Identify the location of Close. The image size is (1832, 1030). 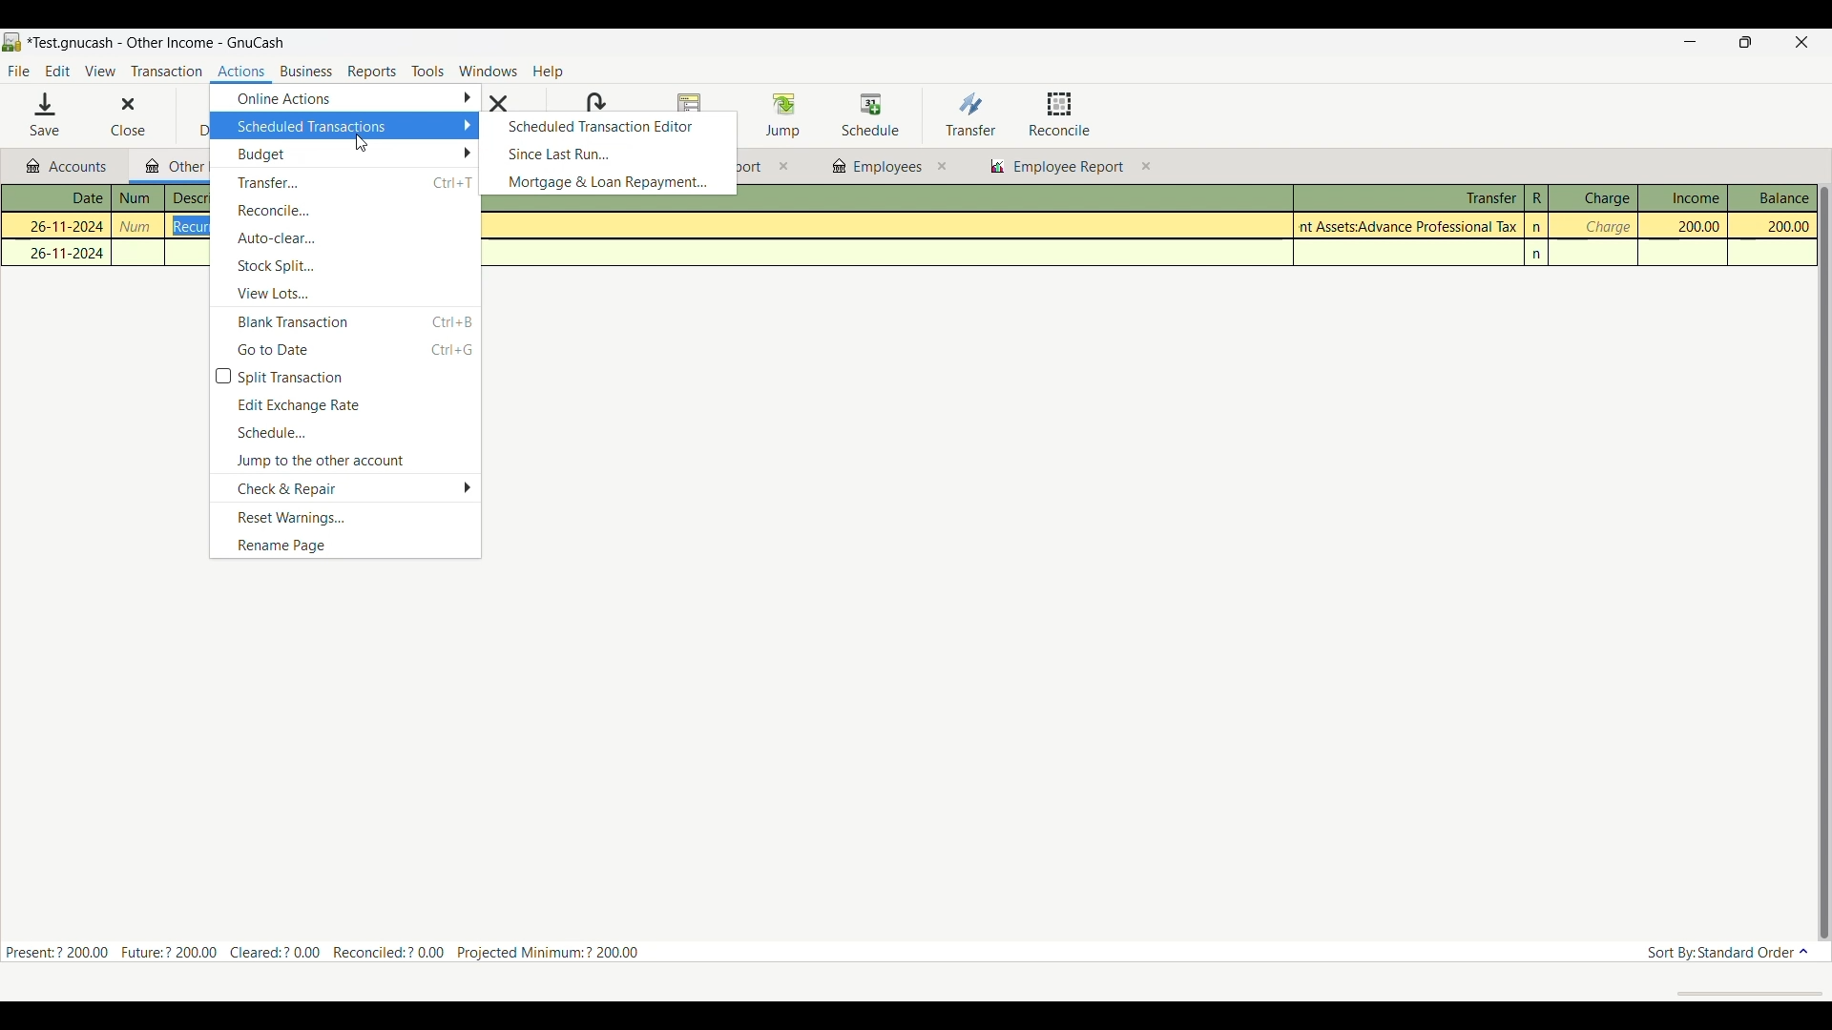
(114, 116).